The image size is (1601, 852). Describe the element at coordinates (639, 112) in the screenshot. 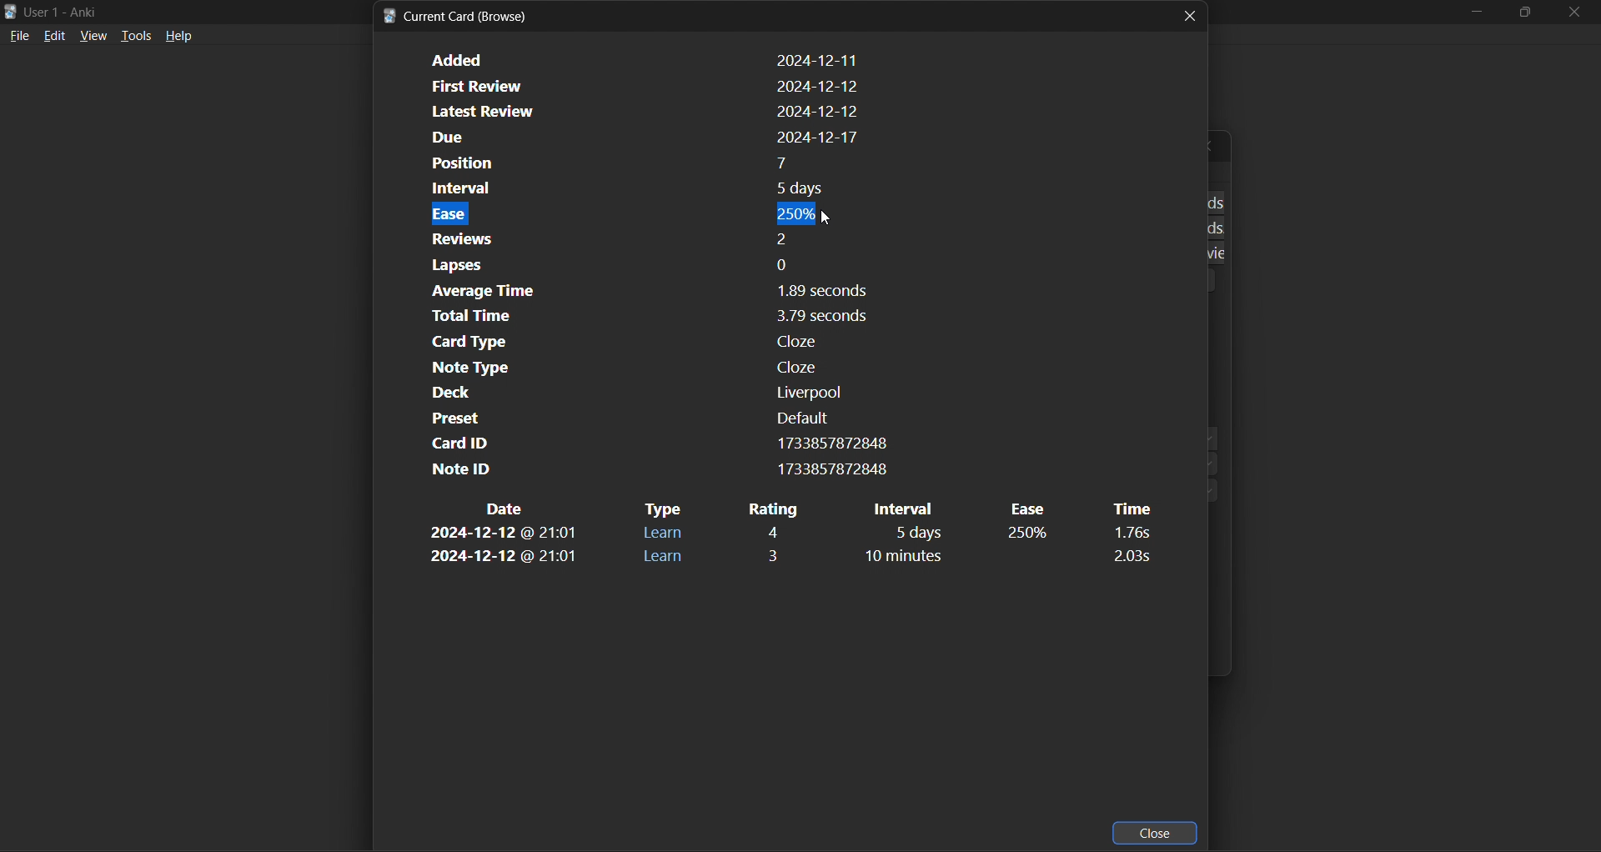

I see `card latest review date` at that location.